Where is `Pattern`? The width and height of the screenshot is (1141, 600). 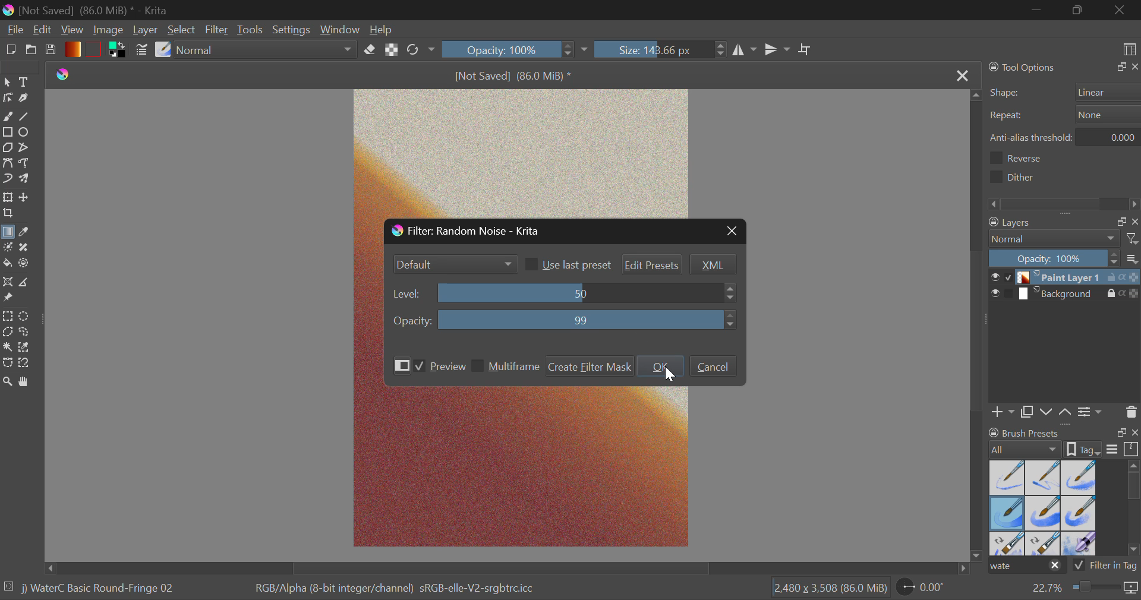
Pattern is located at coordinates (95, 48).